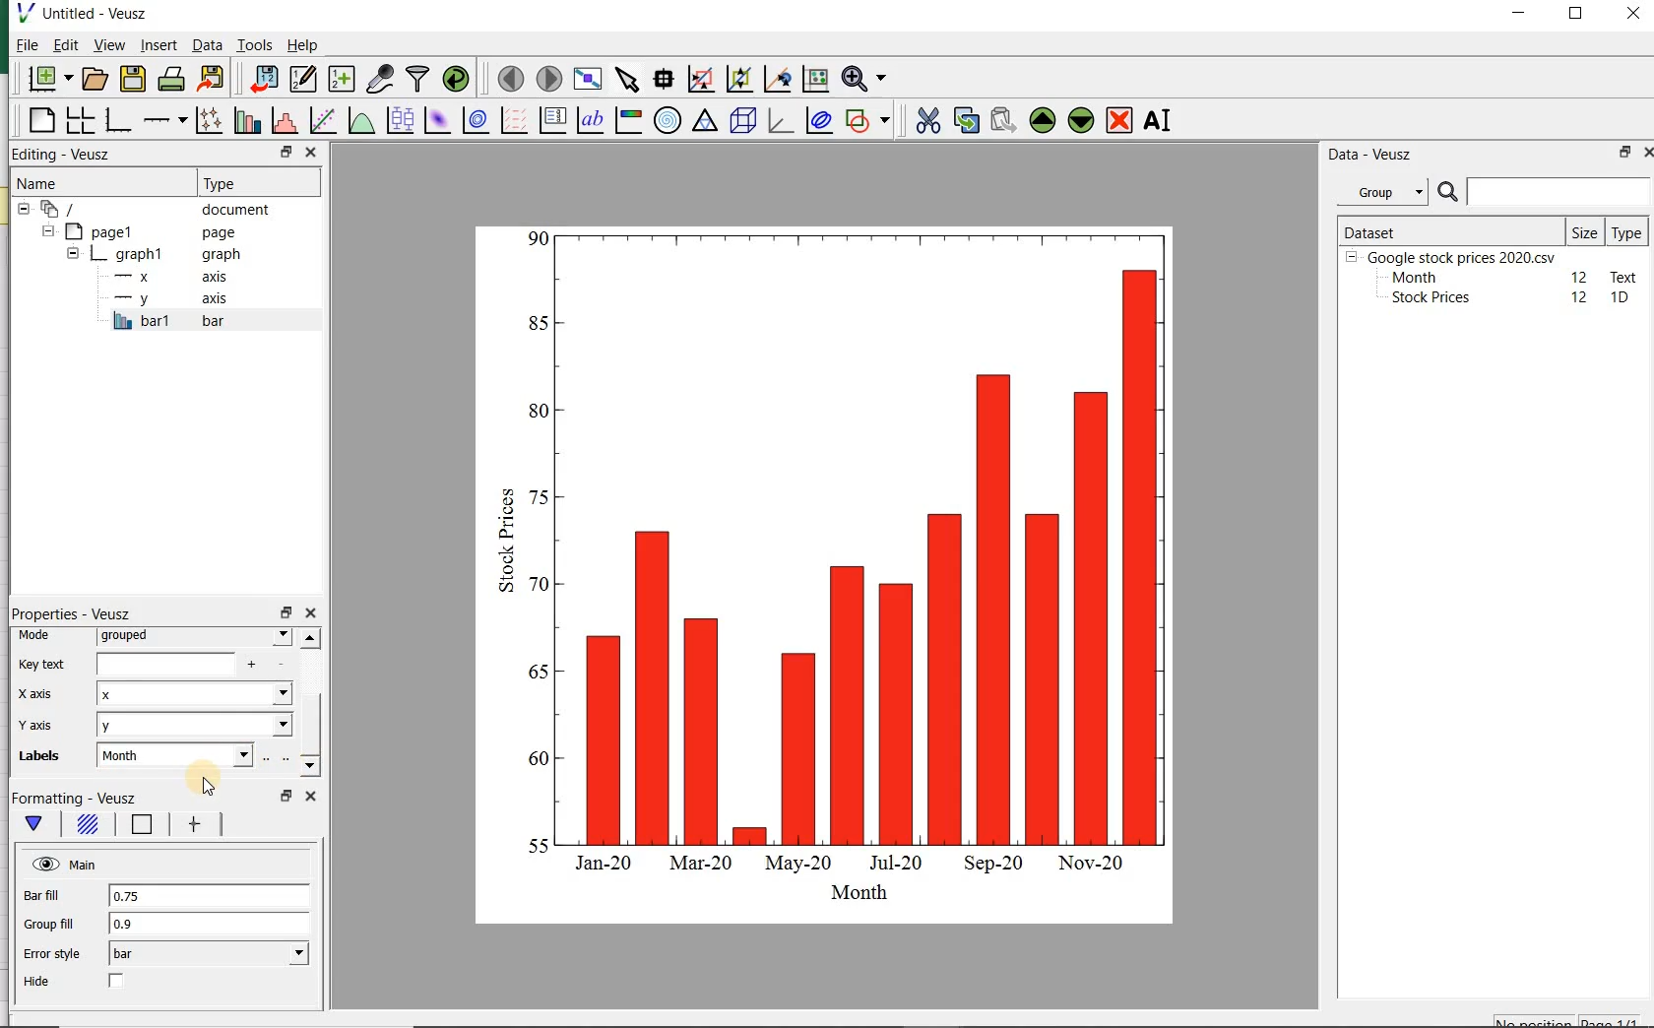 This screenshot has height=1028, width=1654. Describe the element at coordinates (51, 953) in the screenshot. I see `Error style` at that location.